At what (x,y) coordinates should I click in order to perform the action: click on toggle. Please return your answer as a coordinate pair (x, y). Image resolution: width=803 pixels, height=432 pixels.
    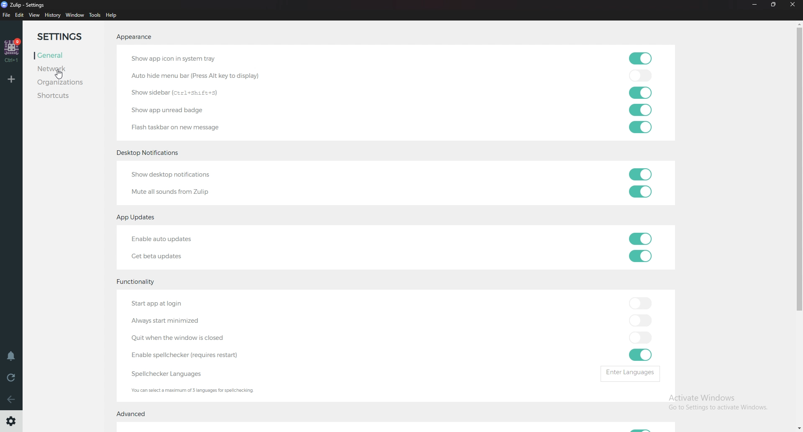
    Looking at the image, I should click on (639, 128).